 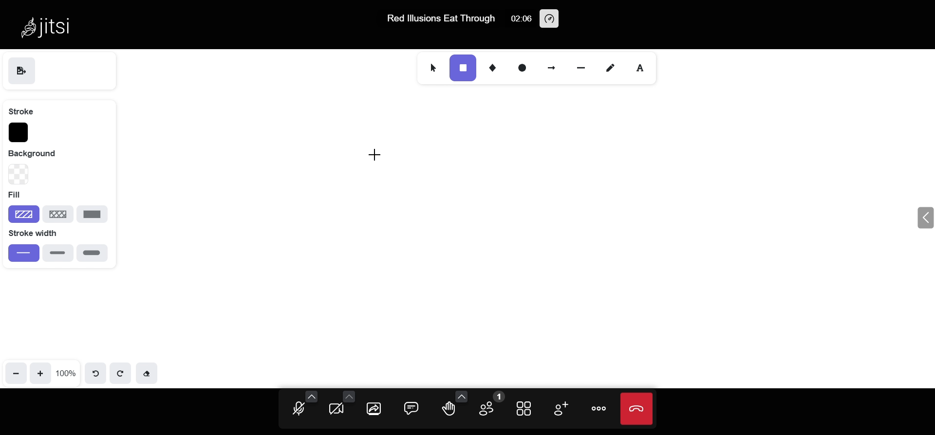 I want to click on thin, so click(x=23, y=253).